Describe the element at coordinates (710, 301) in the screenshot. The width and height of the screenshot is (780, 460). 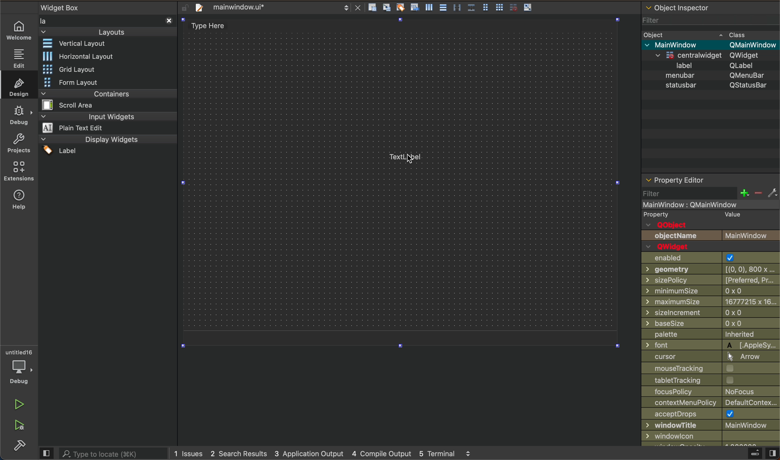
I see `min size` at that location.